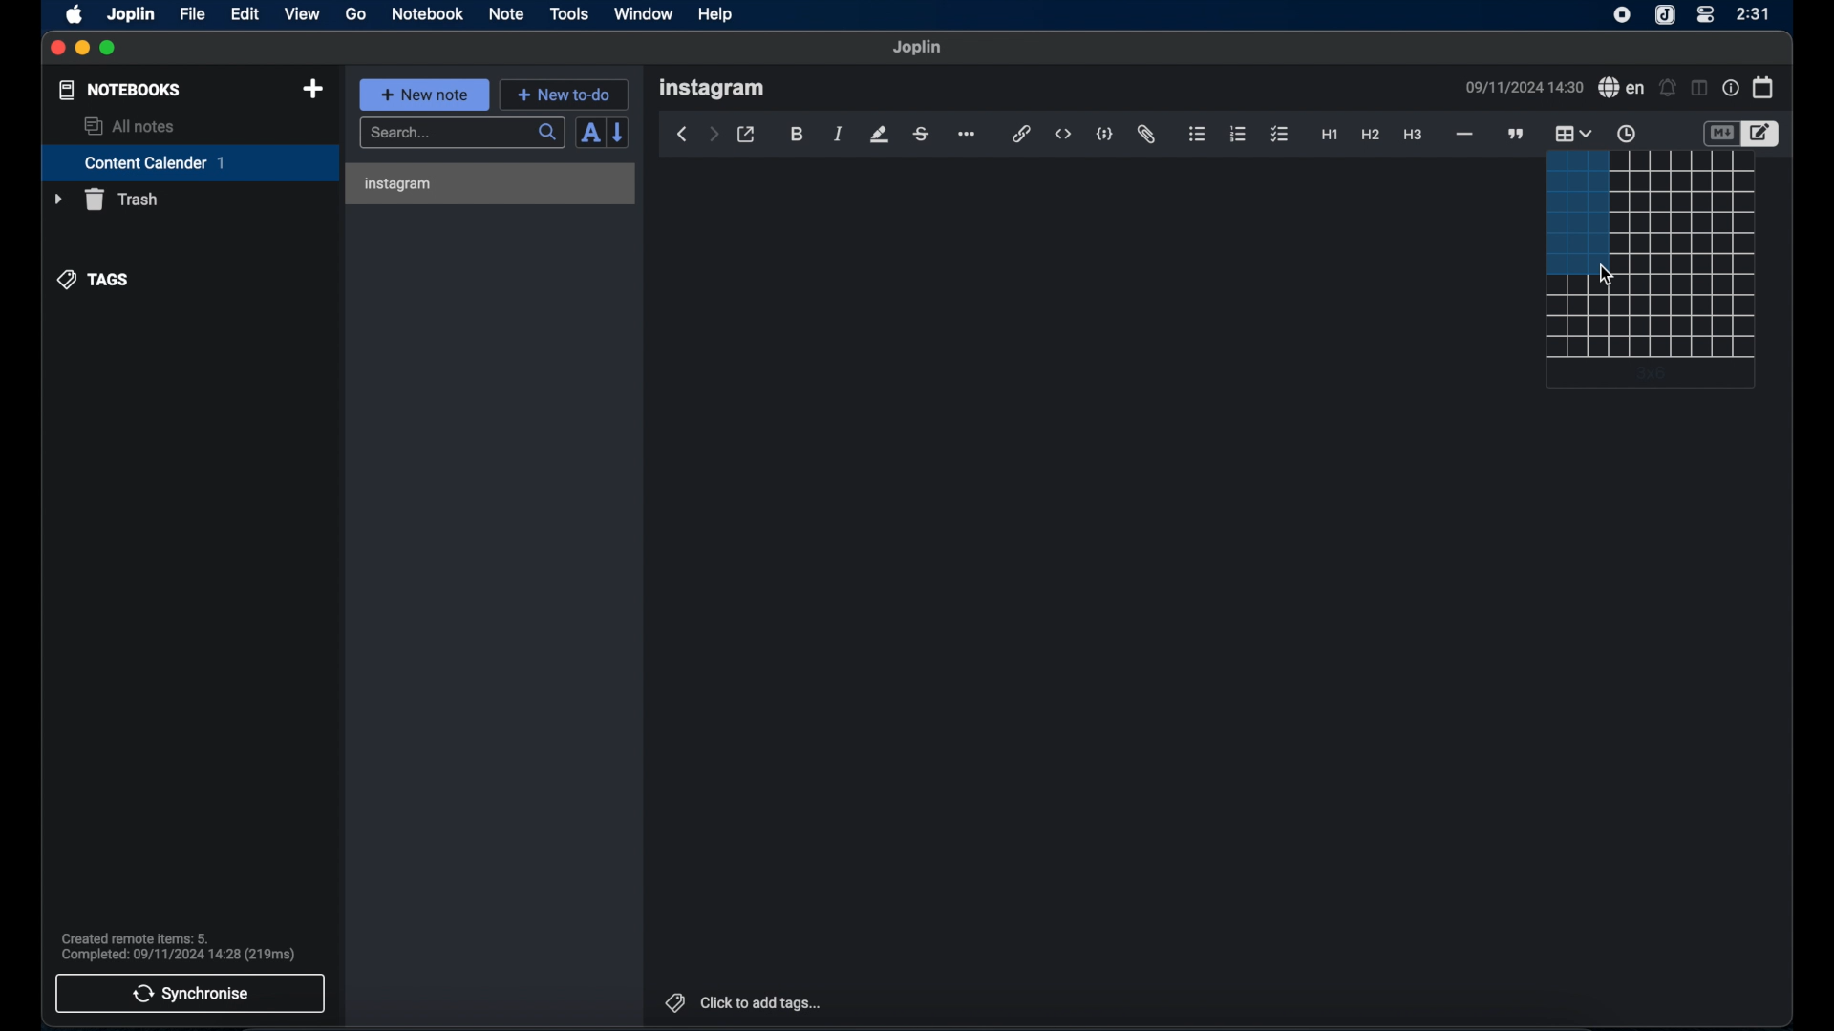  Describe the element at coordinates (712, 89) in the screenshot. I see `instagram` at that location.